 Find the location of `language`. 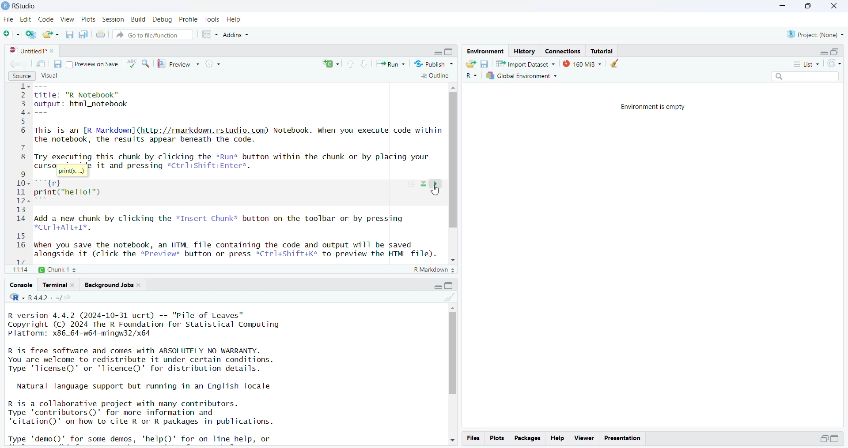

language is located at coordinates (132, 63).